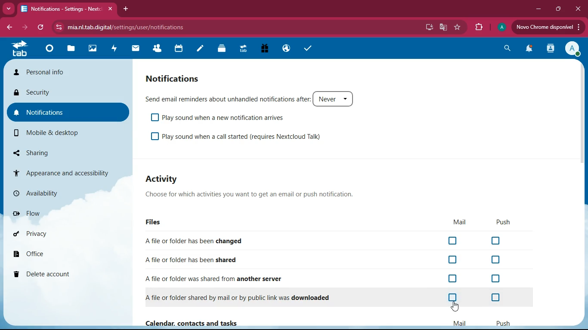  I want to click on files, so click(155, 222).